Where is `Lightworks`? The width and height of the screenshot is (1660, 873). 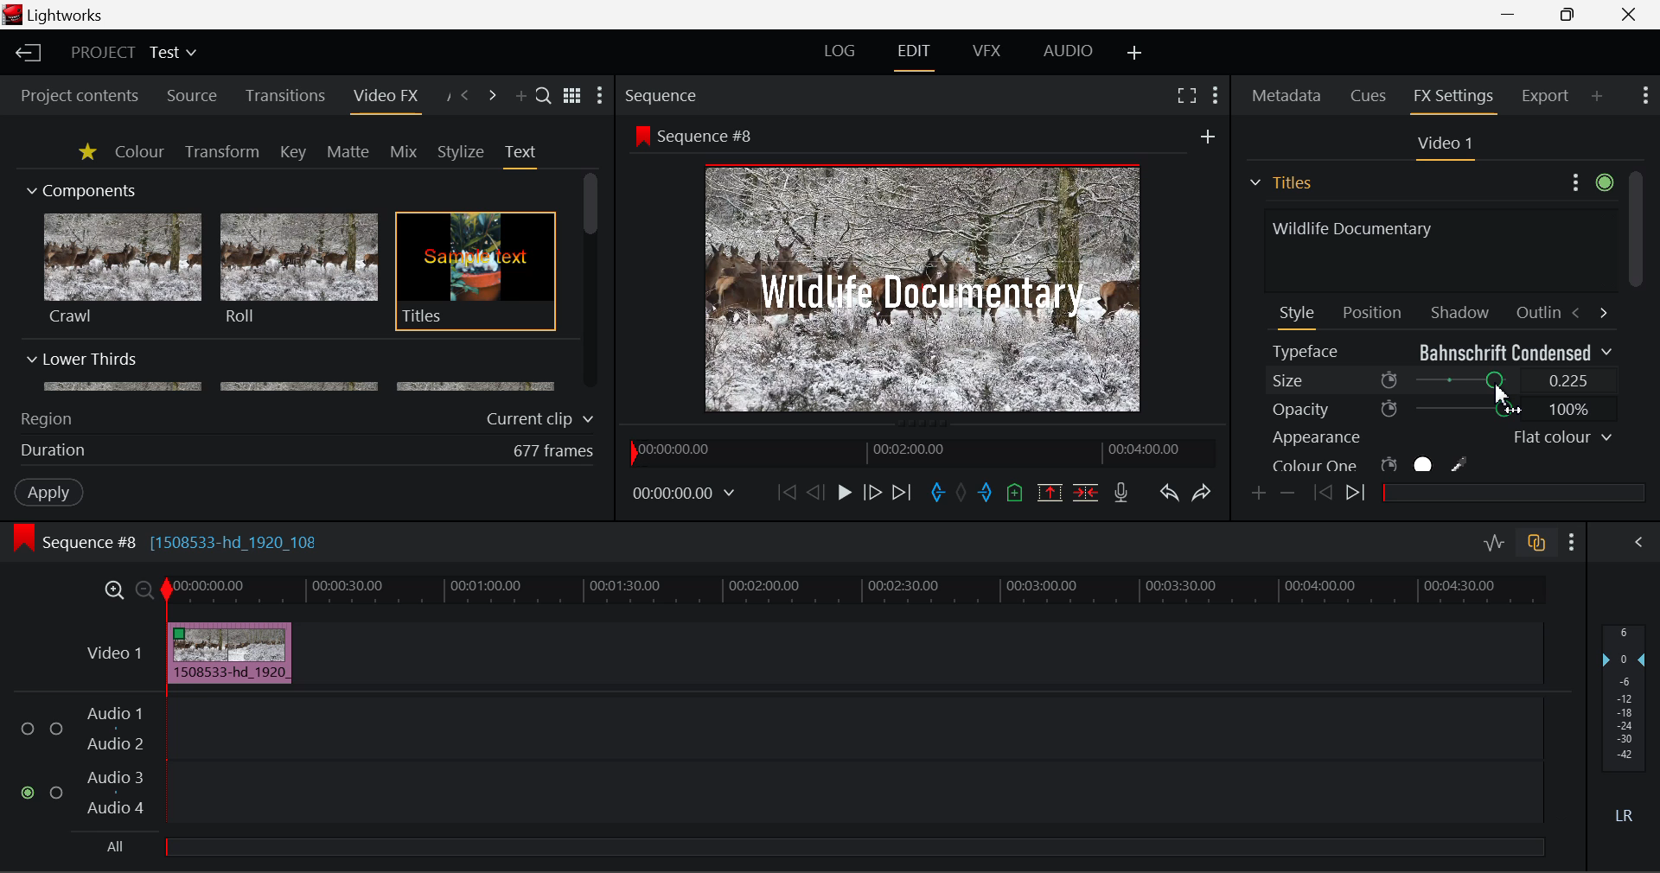
Lightworks is located at coordinates (67, 15).